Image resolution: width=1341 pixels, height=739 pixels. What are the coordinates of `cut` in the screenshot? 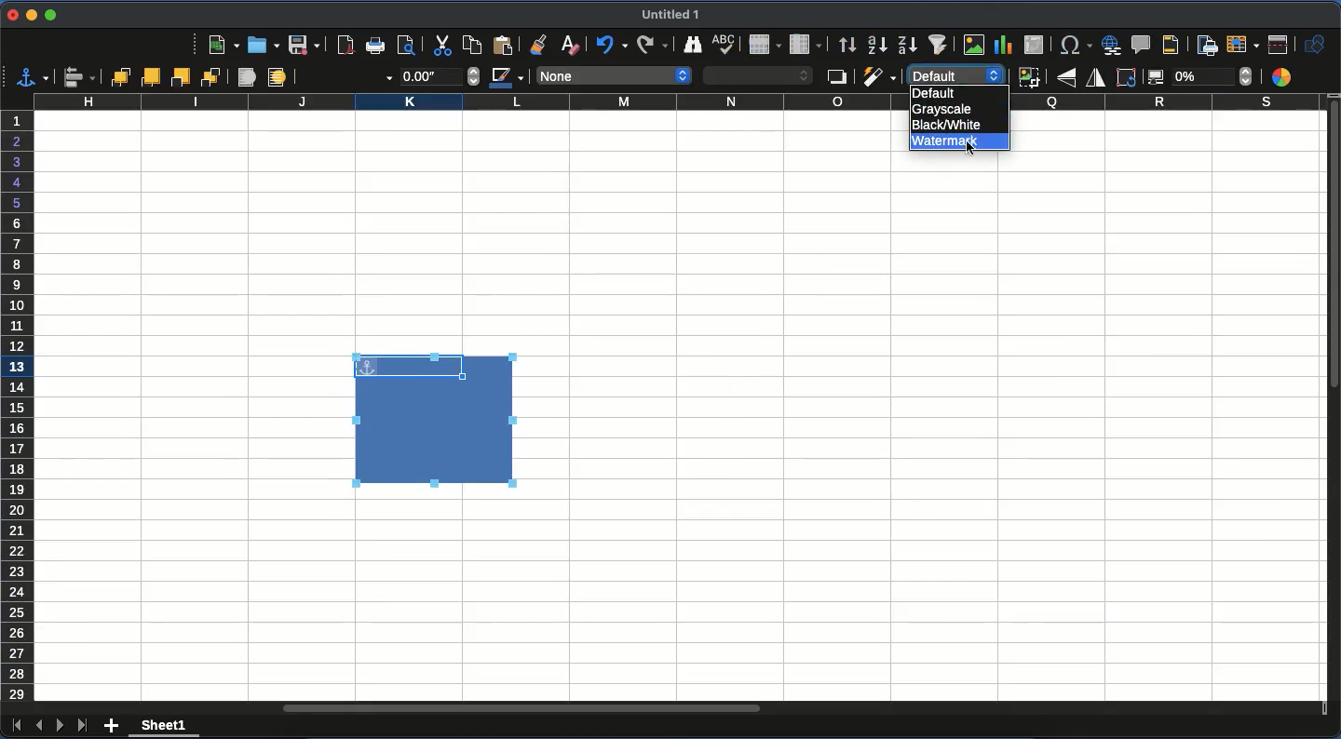 It's located at (440, 47).